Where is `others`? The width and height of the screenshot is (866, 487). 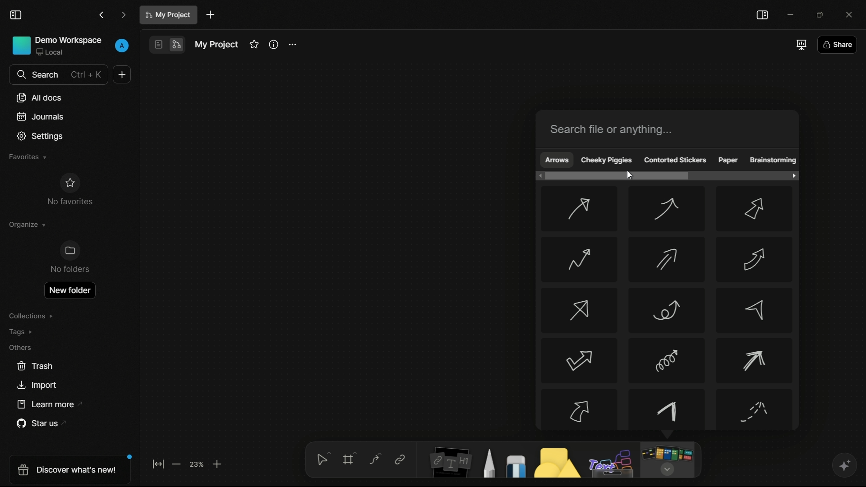 others is located at coordinates (612, 464).